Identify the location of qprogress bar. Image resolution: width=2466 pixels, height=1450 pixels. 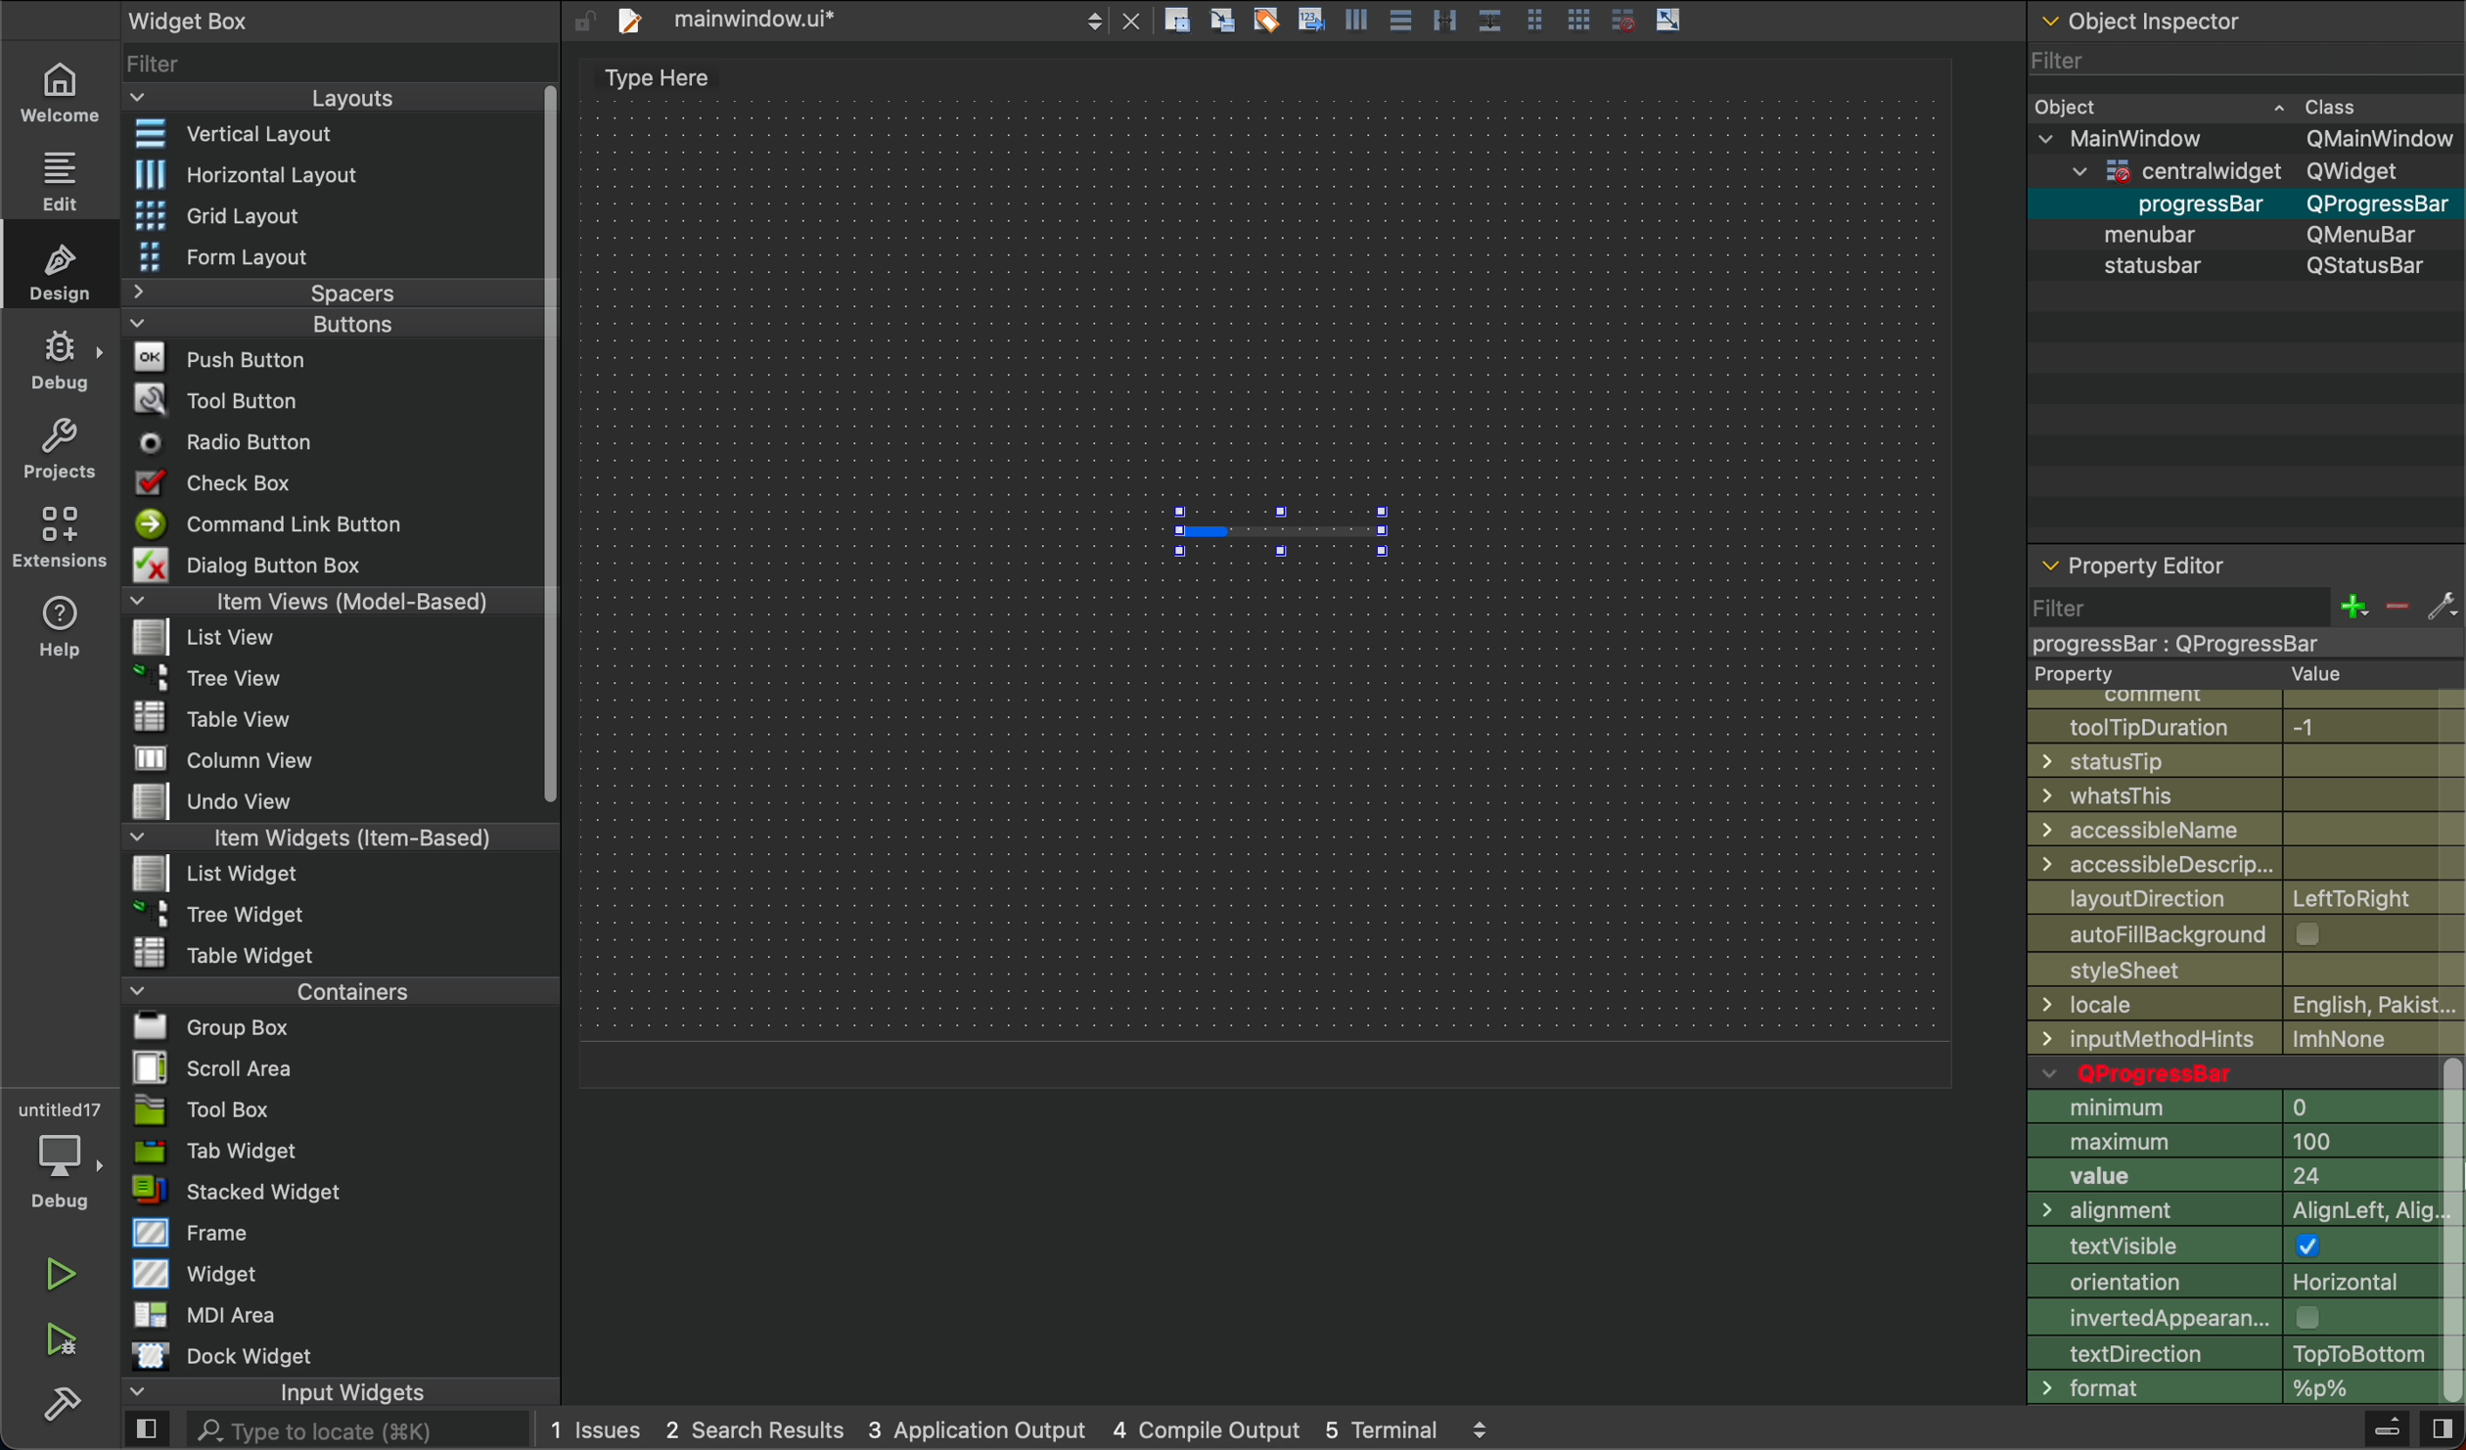
(2230, 1072).